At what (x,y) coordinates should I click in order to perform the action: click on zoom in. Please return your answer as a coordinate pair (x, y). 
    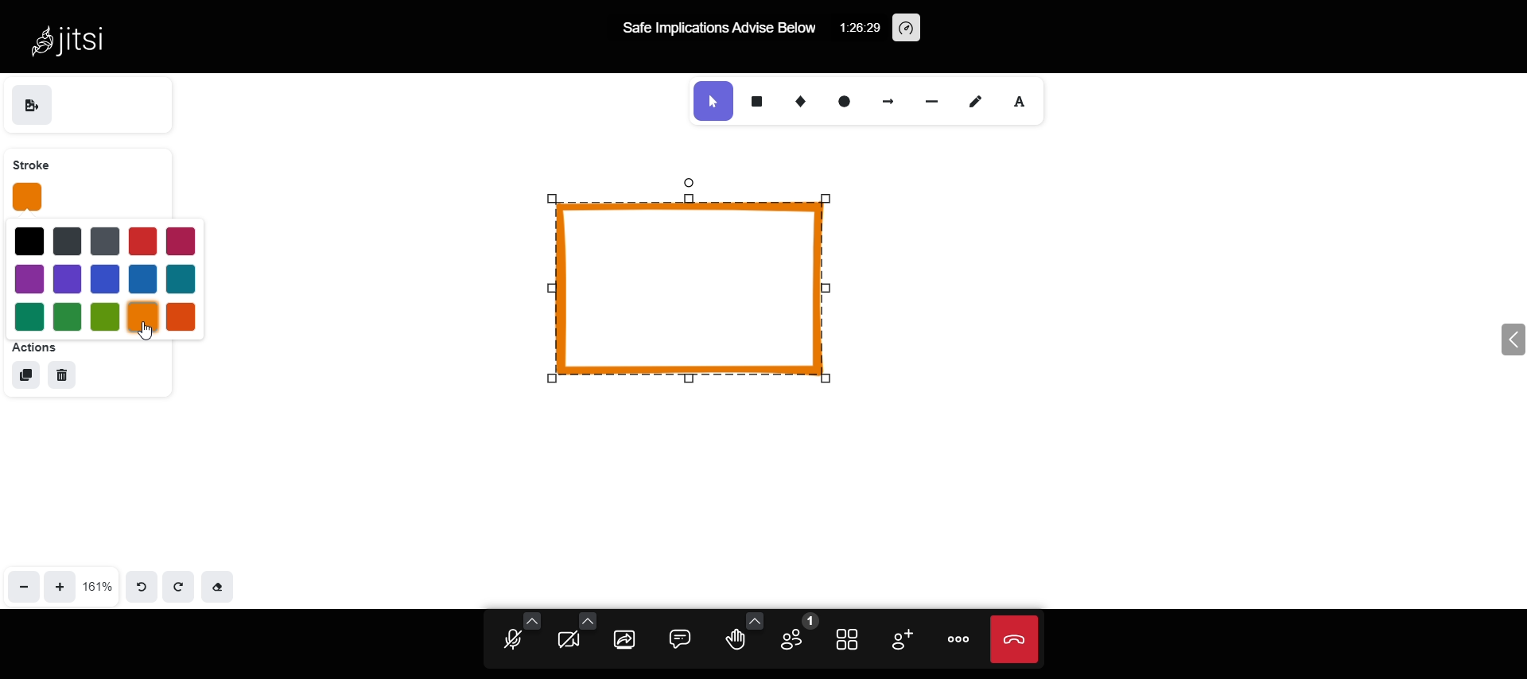
    Looking at the image, I should click on (57, 586).